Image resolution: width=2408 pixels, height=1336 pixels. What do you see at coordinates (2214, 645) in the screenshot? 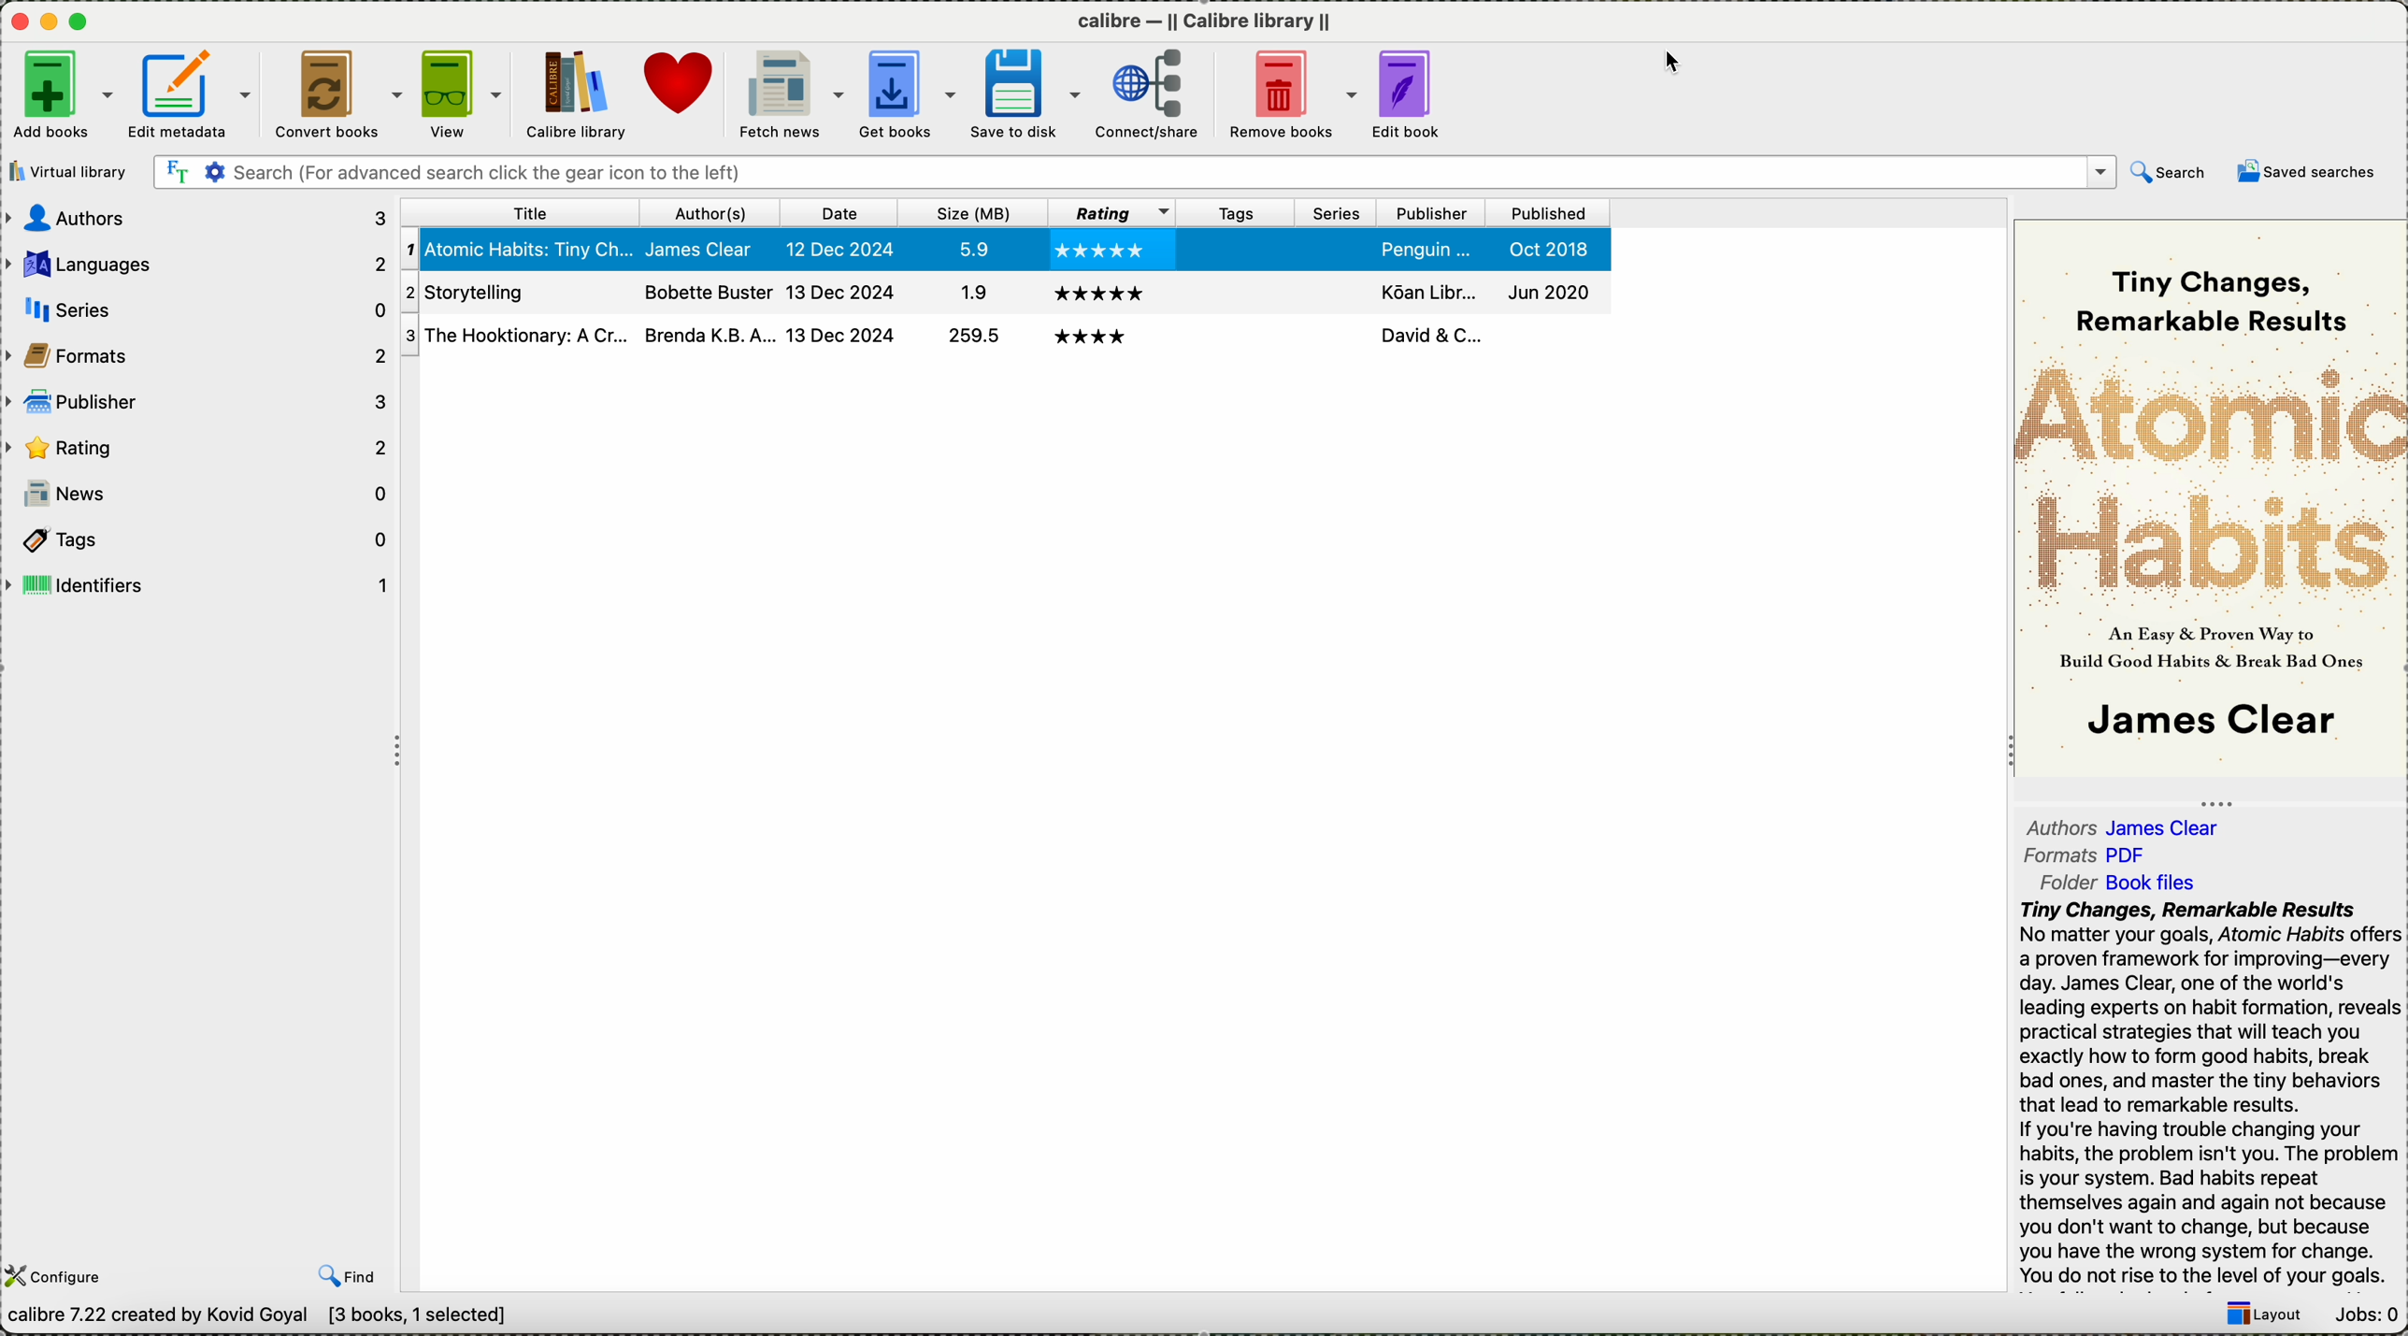
I see `An easy & Proven way to Build Good Habits & Break Bad Ones` at bounding box center [2214, 645].